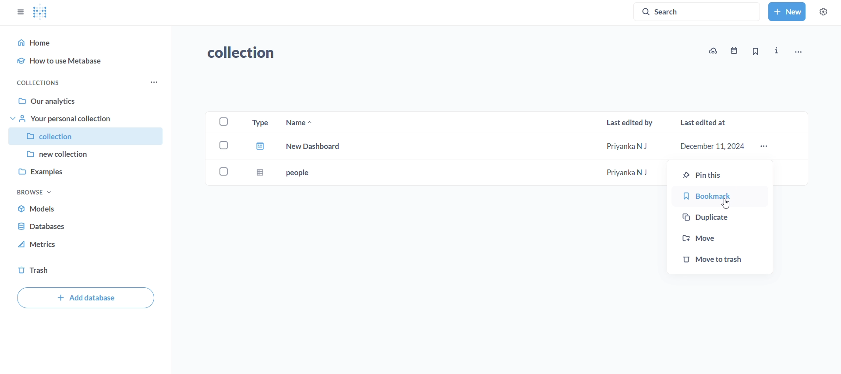 This screenshot has height=374, width=841. I want to click on more info, so click(777, 51).